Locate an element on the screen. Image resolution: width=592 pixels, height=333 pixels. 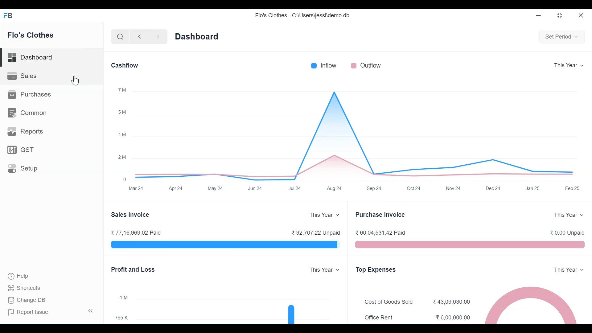
Cost of Goods Sold is located at coordinates (390, 302).